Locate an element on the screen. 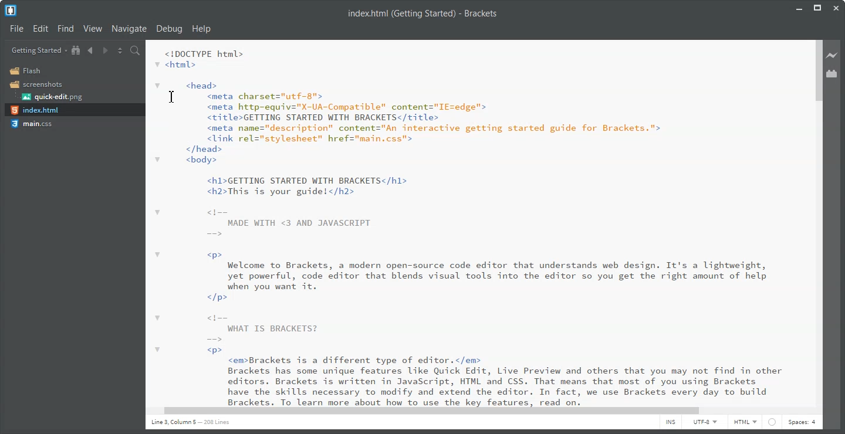 This screenshot has width=845, height=434. Help is located at coordinates (201, 29).